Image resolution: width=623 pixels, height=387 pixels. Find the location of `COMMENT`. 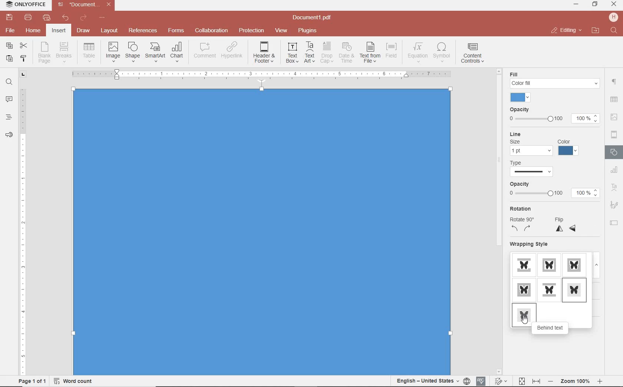

COMMENT is located at coordinates (205, 50).